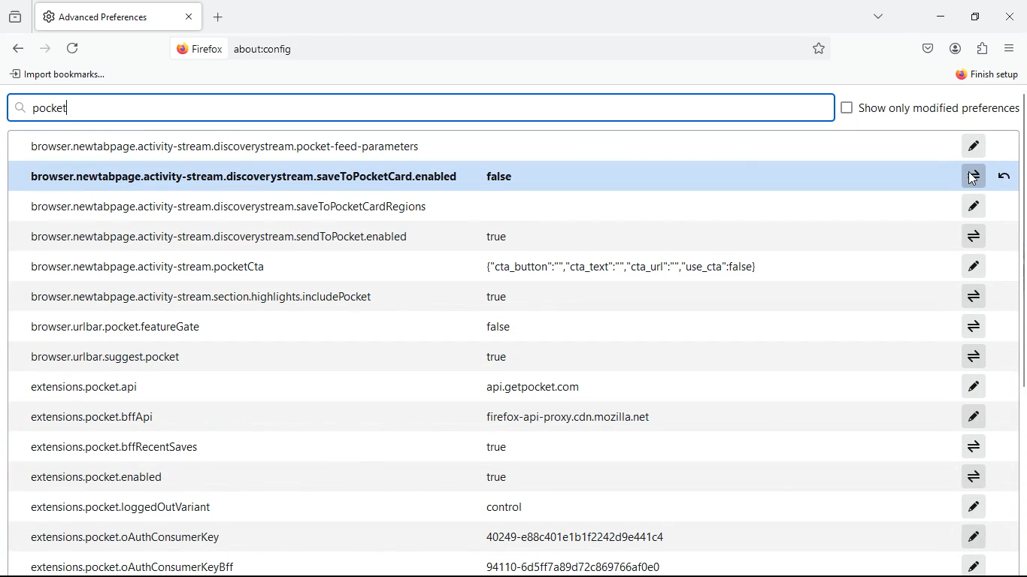  Describe the element at coordinates (1010, 50) in the screenshot. I see `options` at that location.